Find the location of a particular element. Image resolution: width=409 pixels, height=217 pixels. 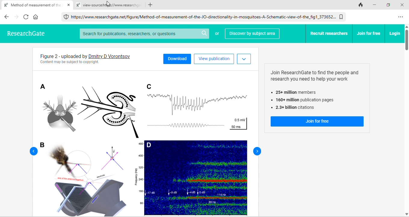

back is located at coordinates (6, 18).